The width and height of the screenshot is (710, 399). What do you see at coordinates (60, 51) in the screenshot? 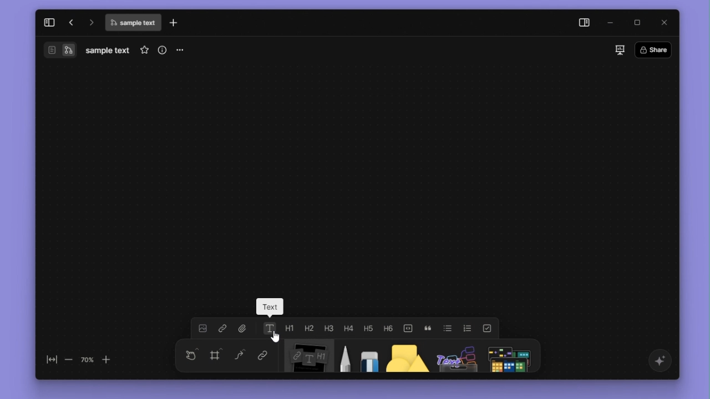
I see `switch between page and edgeless` at bounding box center [60, 51].